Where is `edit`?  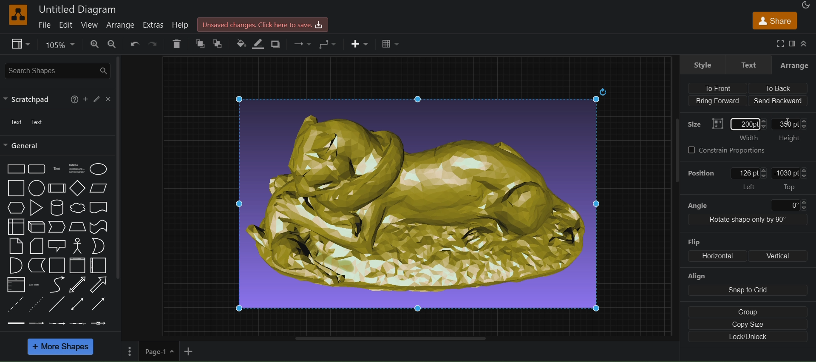 edit is located at coordinates (65, 24).